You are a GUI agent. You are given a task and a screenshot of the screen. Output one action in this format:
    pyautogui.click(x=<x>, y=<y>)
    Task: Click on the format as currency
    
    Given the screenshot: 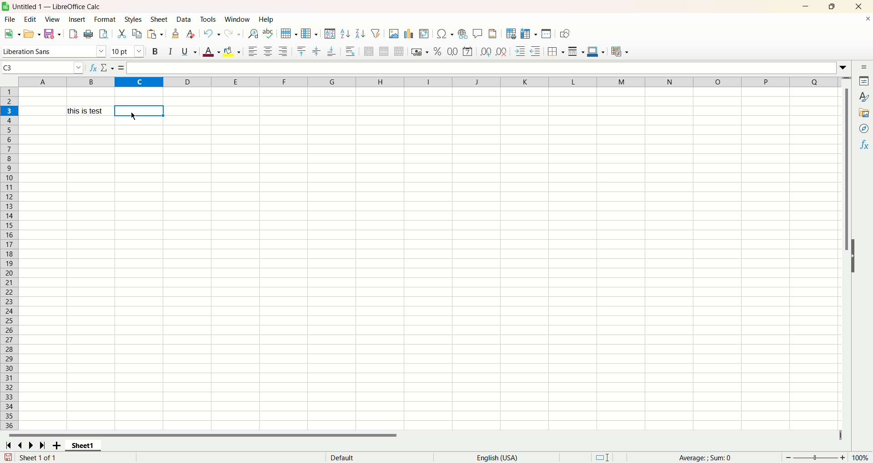 What is the action you would take?
    pyautogui.click(x=420, y=51)
    